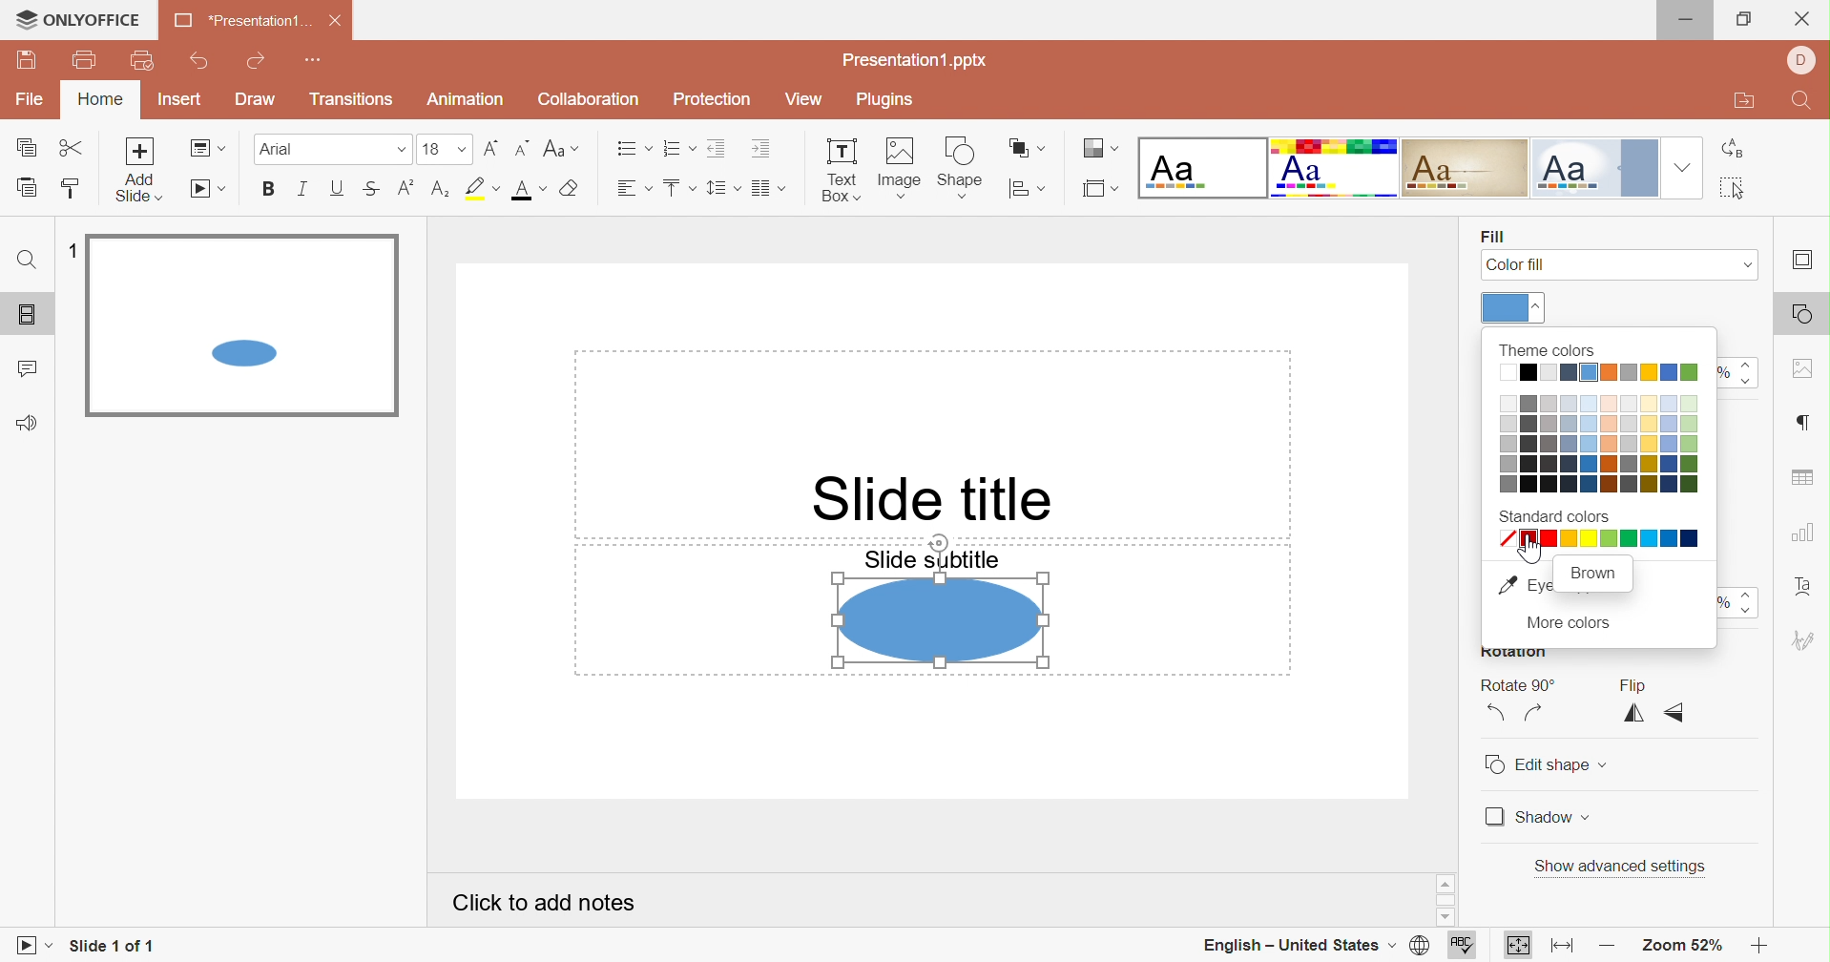 This screenshot has width=1830, height=962. I want to click on Line spacing, so click(722, 188).